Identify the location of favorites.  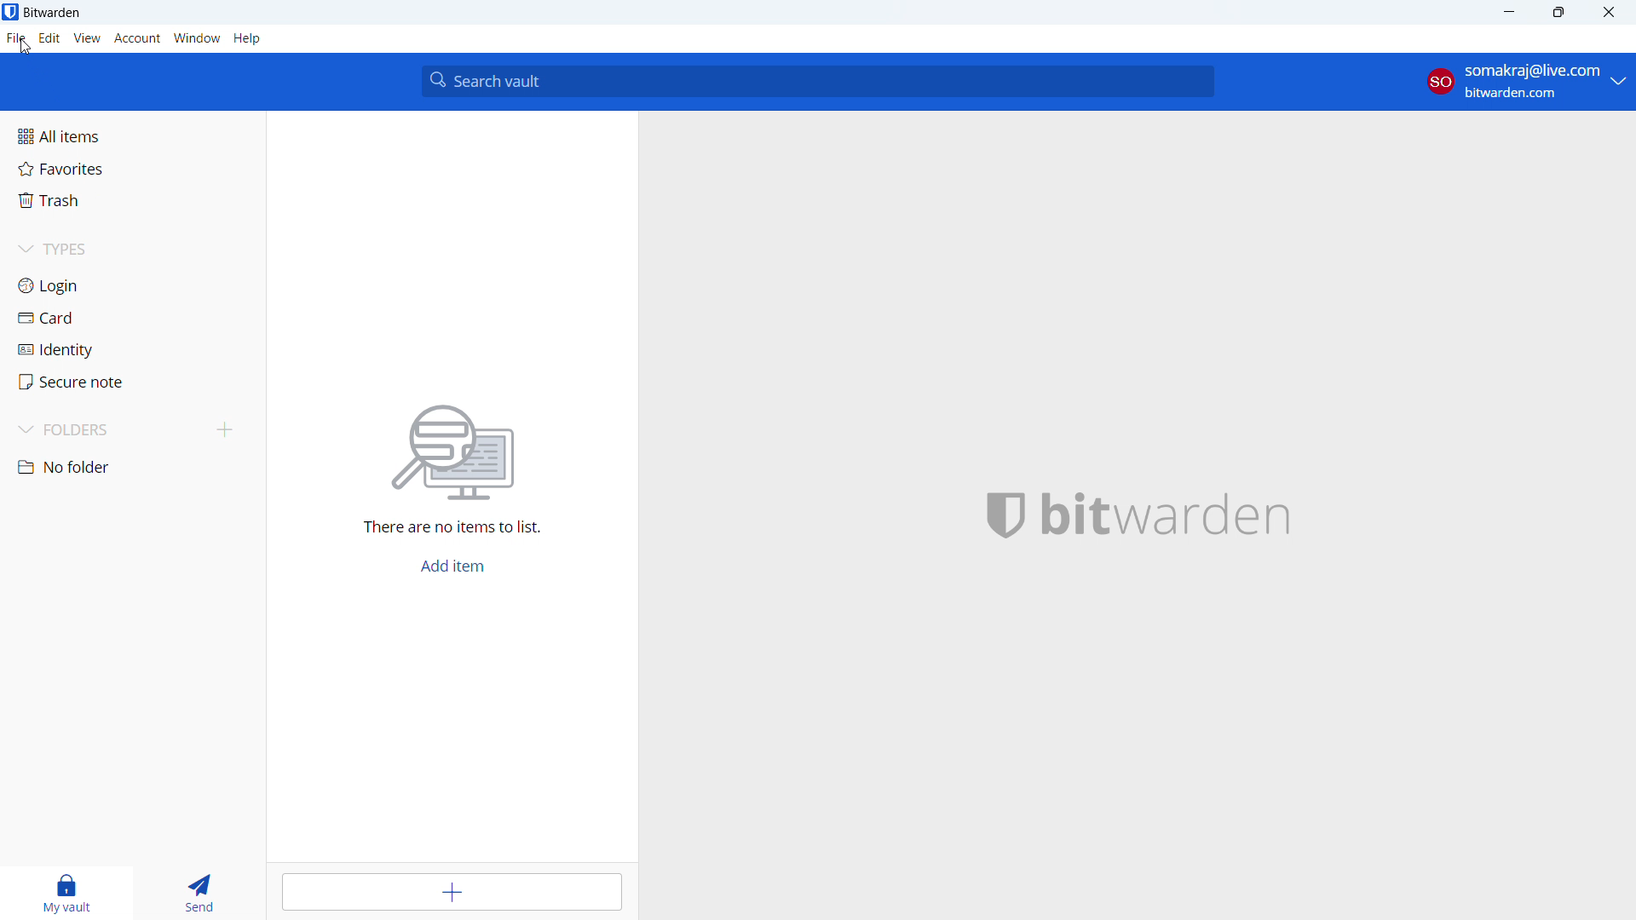
(130, 169).